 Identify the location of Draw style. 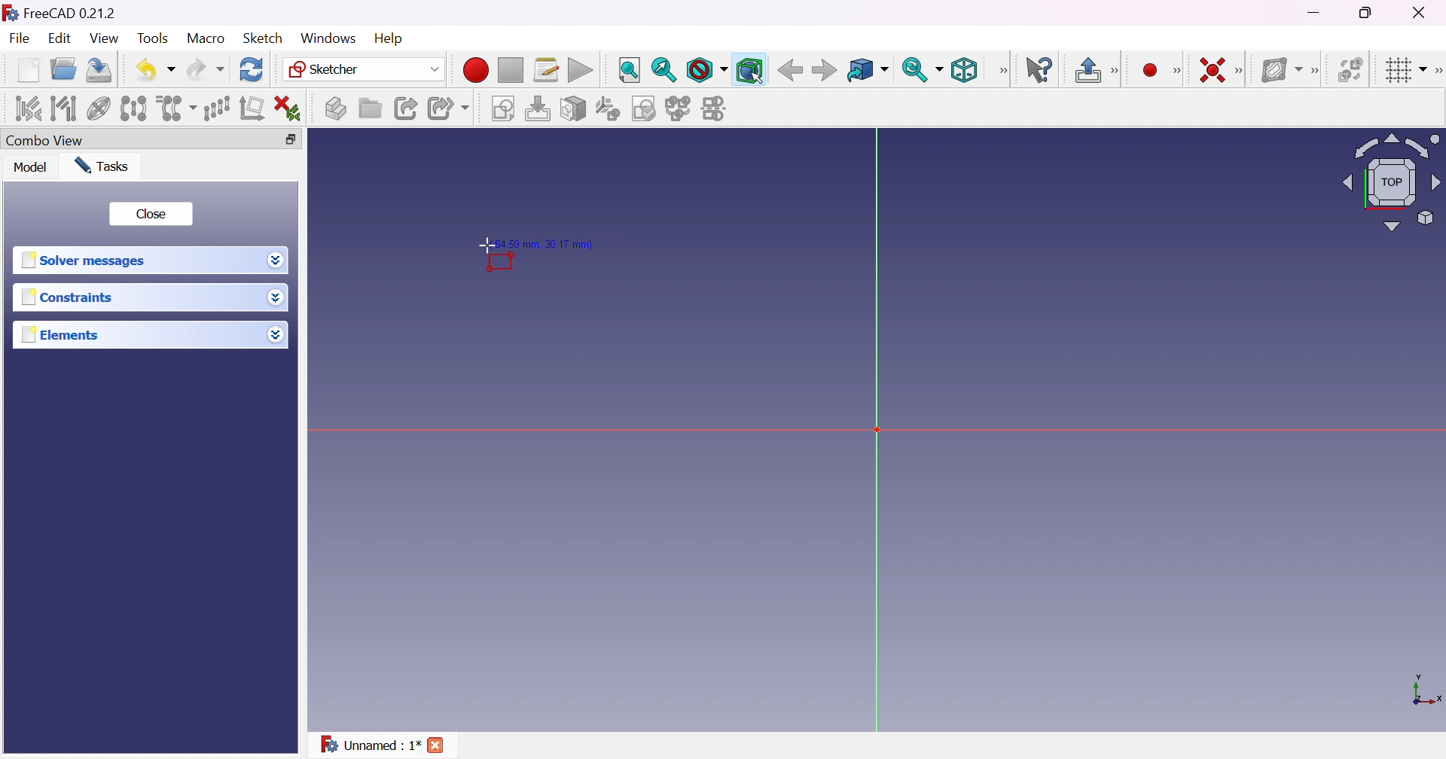
(706, 70).